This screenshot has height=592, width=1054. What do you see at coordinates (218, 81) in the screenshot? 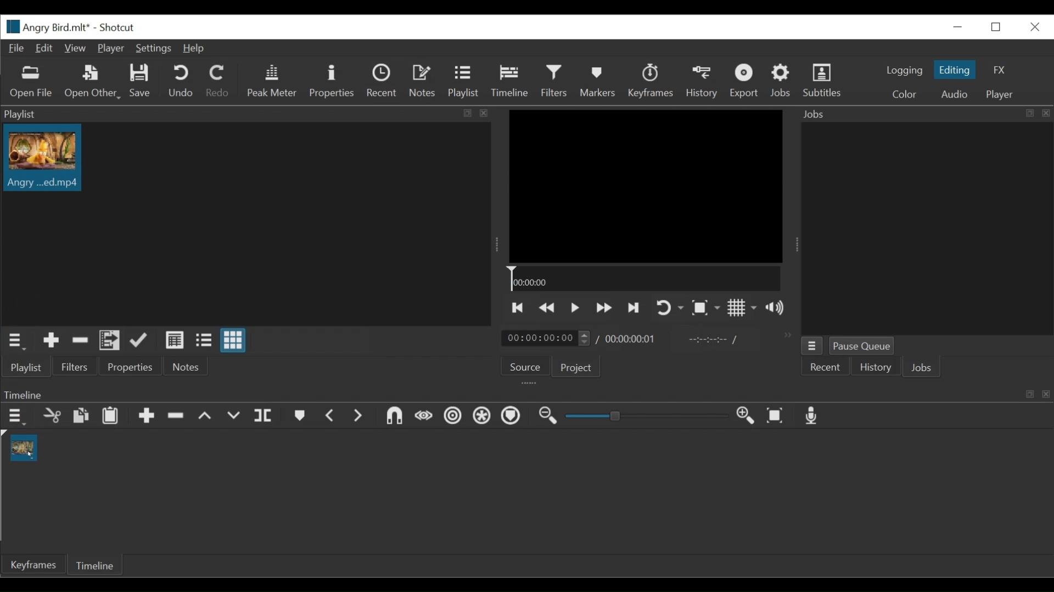
I see `Redo` at bounding box center [218, 81].